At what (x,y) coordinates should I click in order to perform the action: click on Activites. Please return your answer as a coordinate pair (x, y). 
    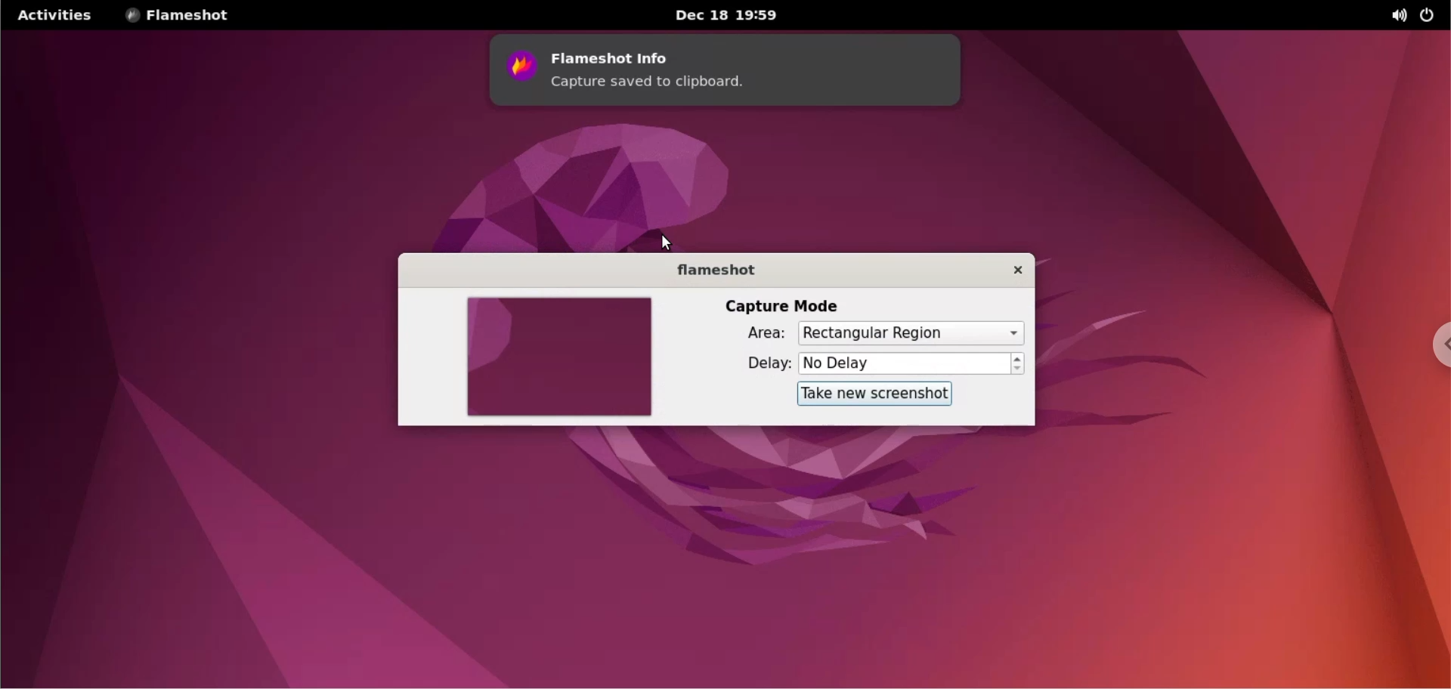
    Looking at the image, I should click on (57, 15).